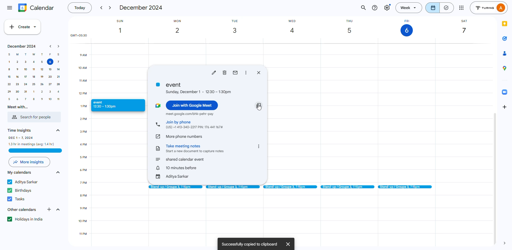 This screenshot has width=512, height=250. What do you see at coordinates (259, 105) in the screenshot?
I see `copy` at bounding box center [259, 105].